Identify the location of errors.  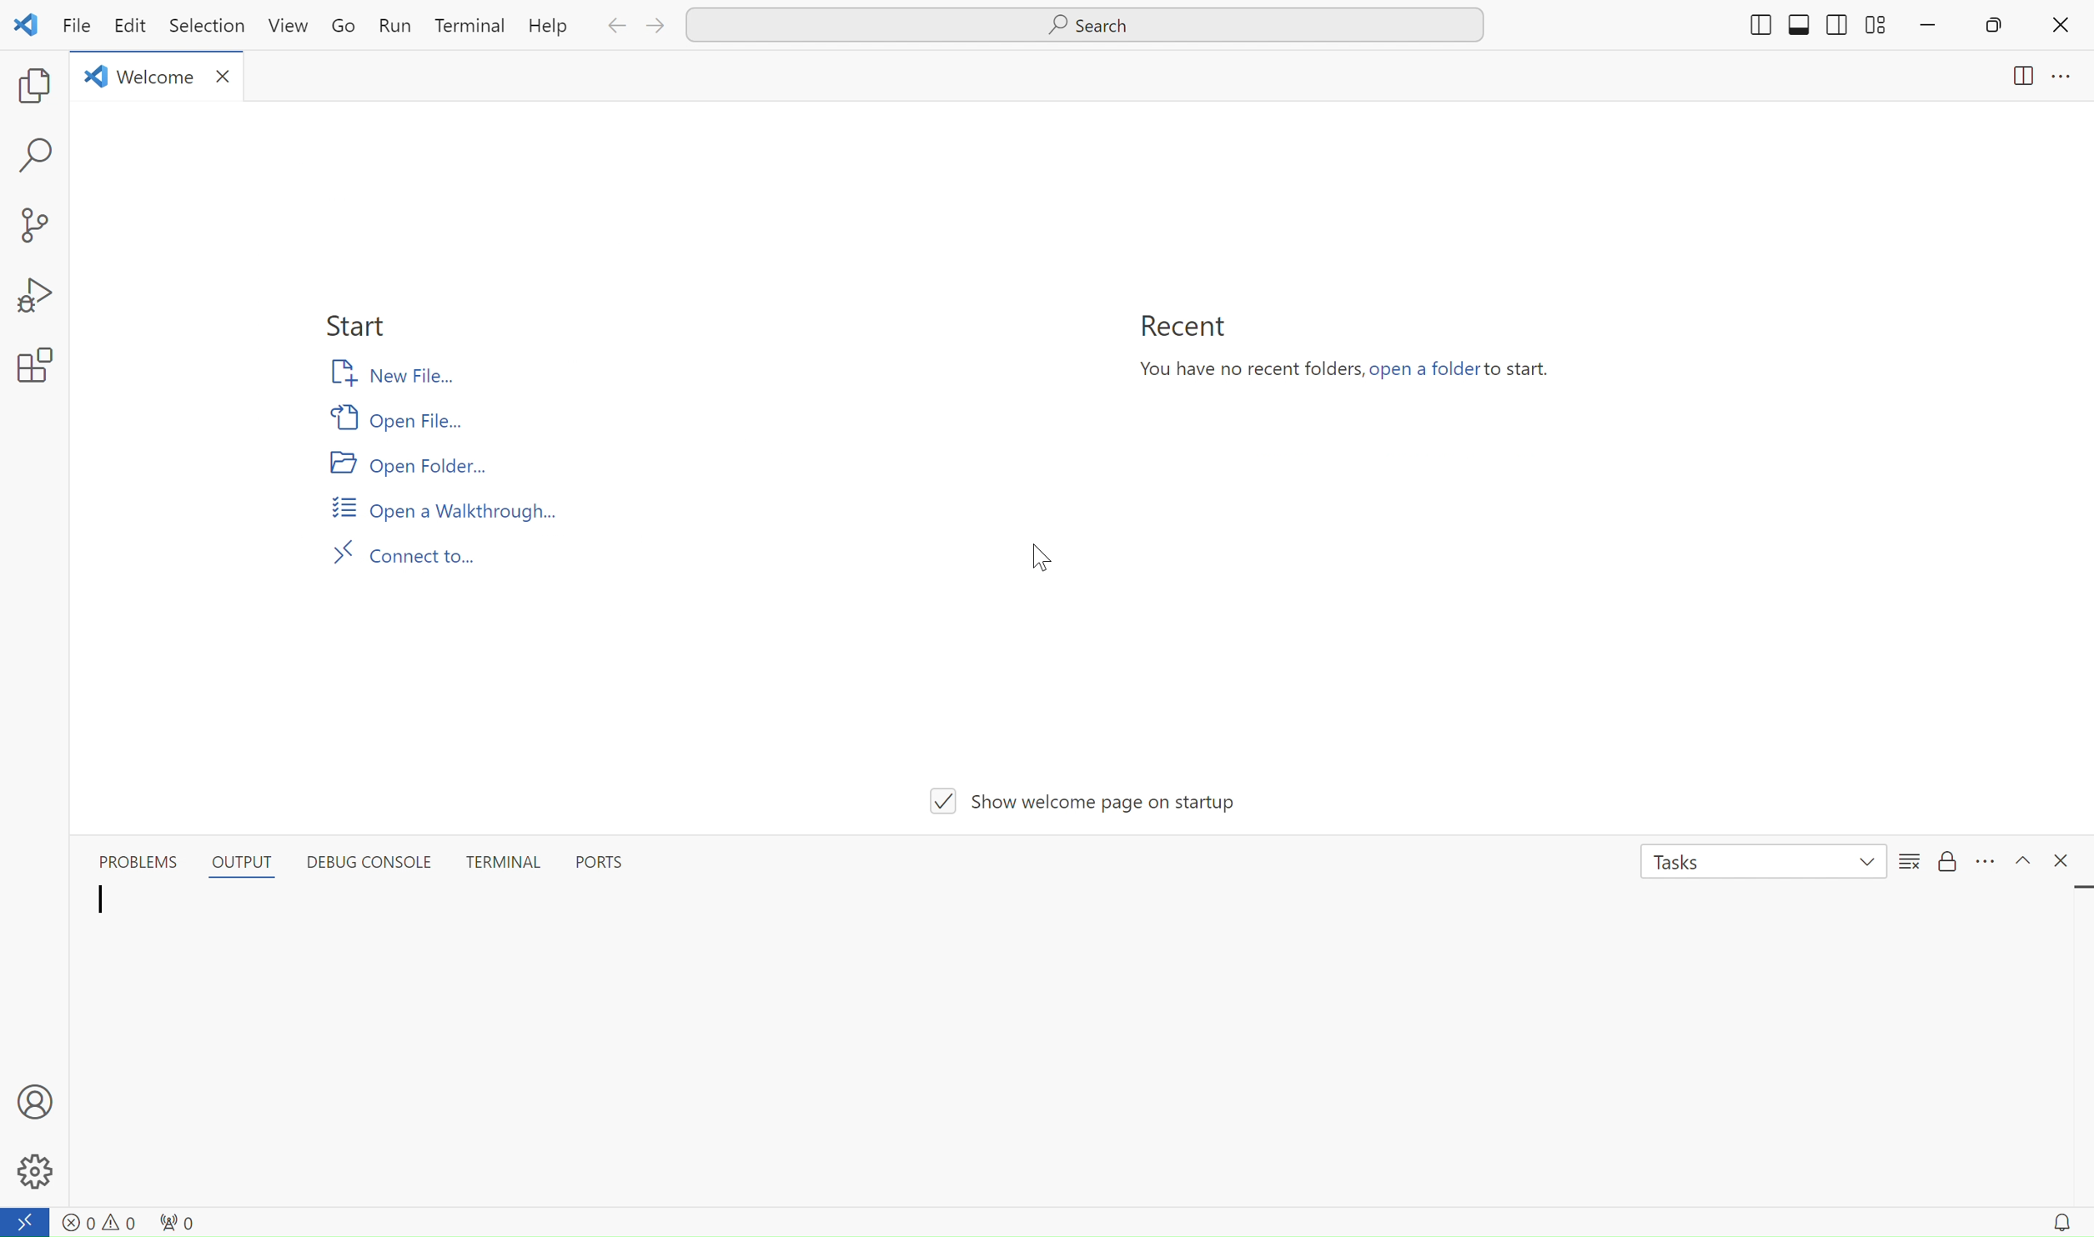
(96, 1223).